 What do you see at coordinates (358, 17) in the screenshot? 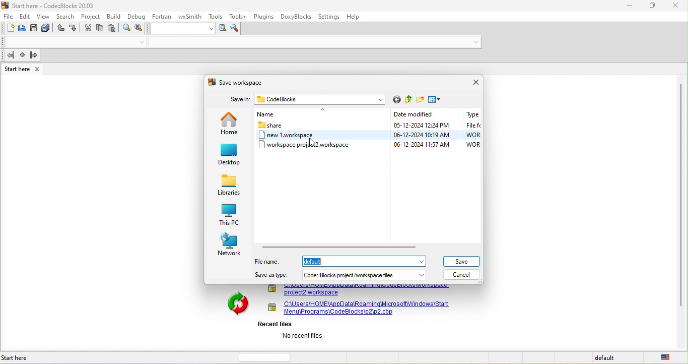
I see `help` at bounding box center [358, 17].